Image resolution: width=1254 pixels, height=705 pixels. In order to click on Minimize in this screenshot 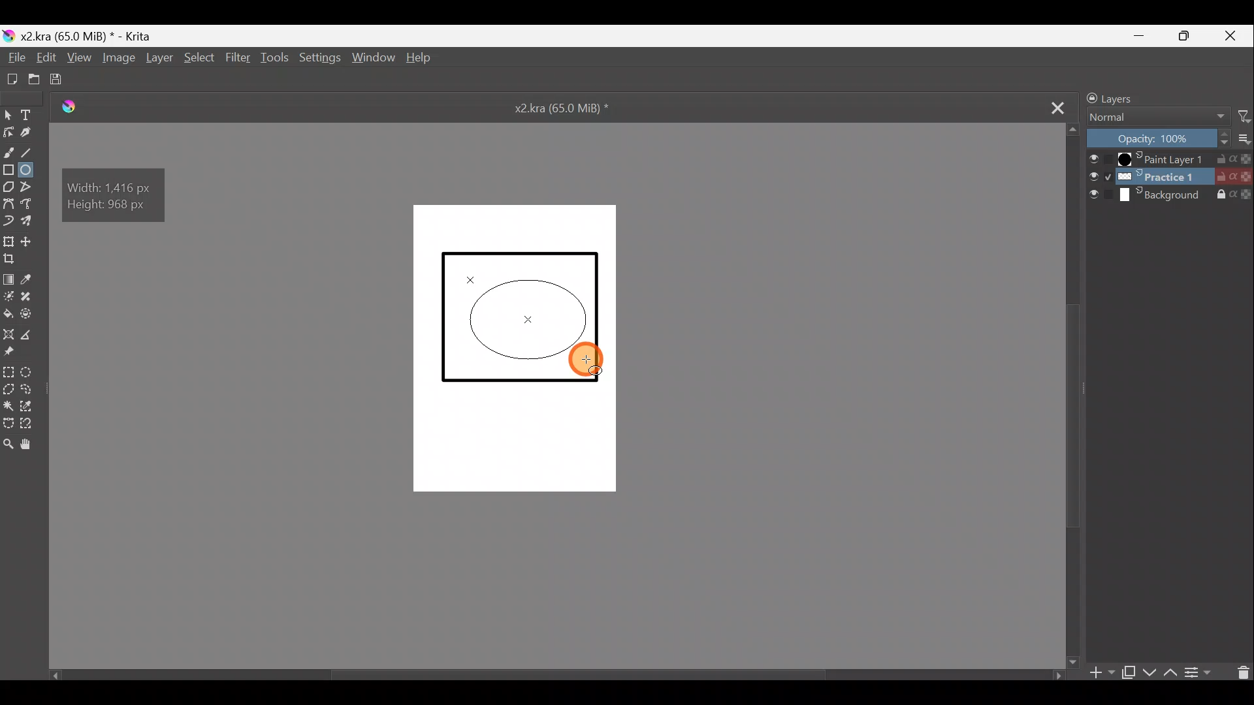, I will do `click(1148, 36)`.